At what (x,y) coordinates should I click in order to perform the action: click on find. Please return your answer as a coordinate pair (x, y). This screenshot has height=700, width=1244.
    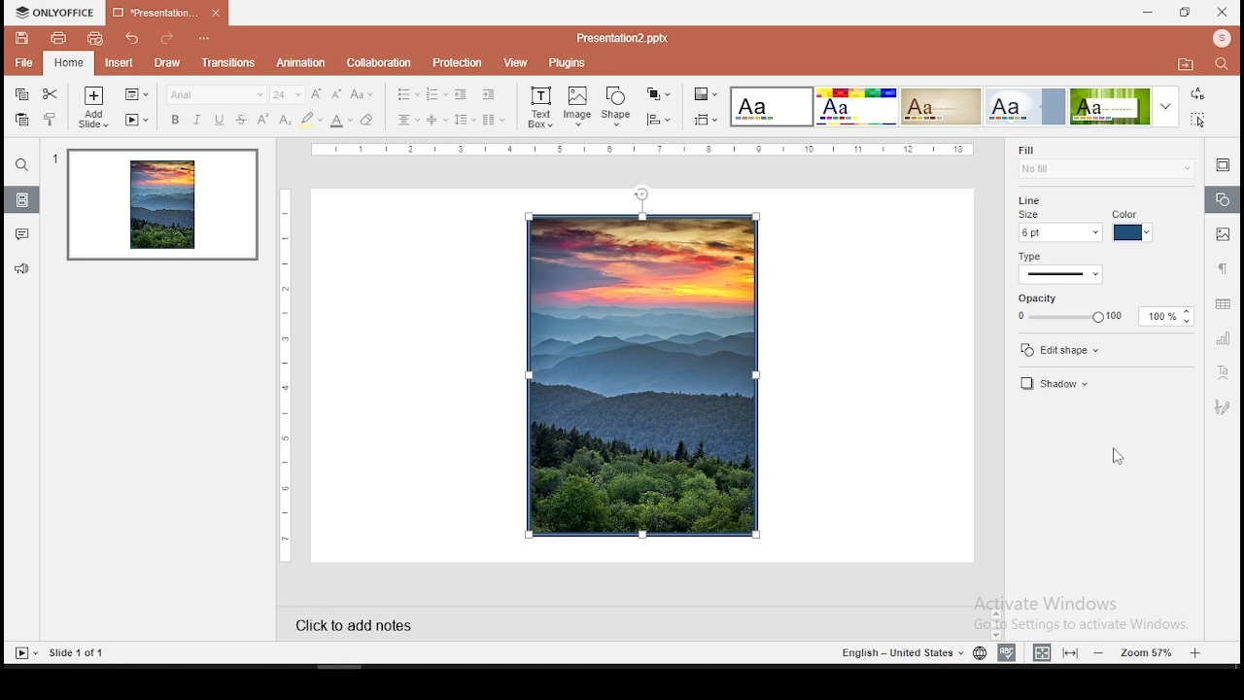
    Looking at the image, I should click on (23, 166).